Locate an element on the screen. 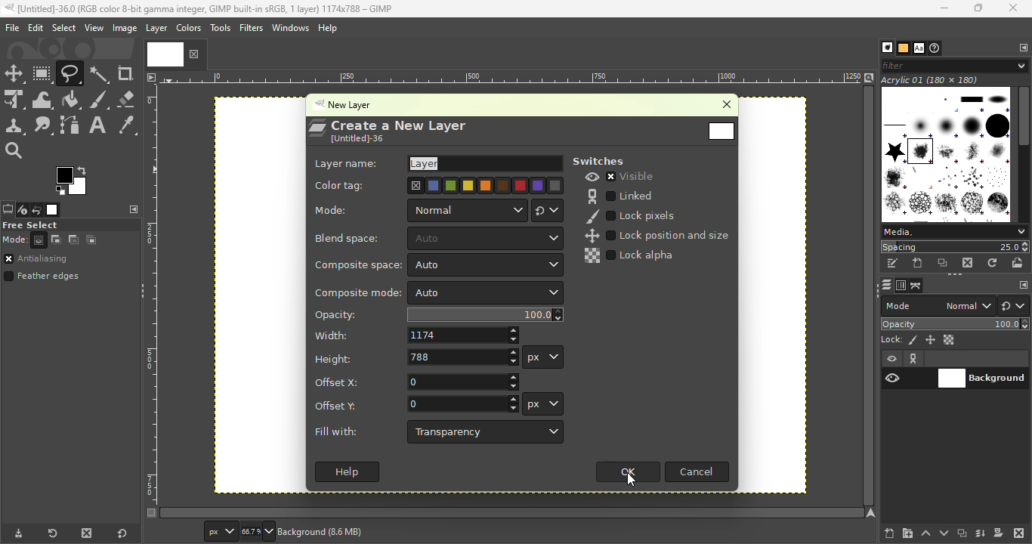 The image size is (1032, 544). Ok is located at coordinates (625, 474).